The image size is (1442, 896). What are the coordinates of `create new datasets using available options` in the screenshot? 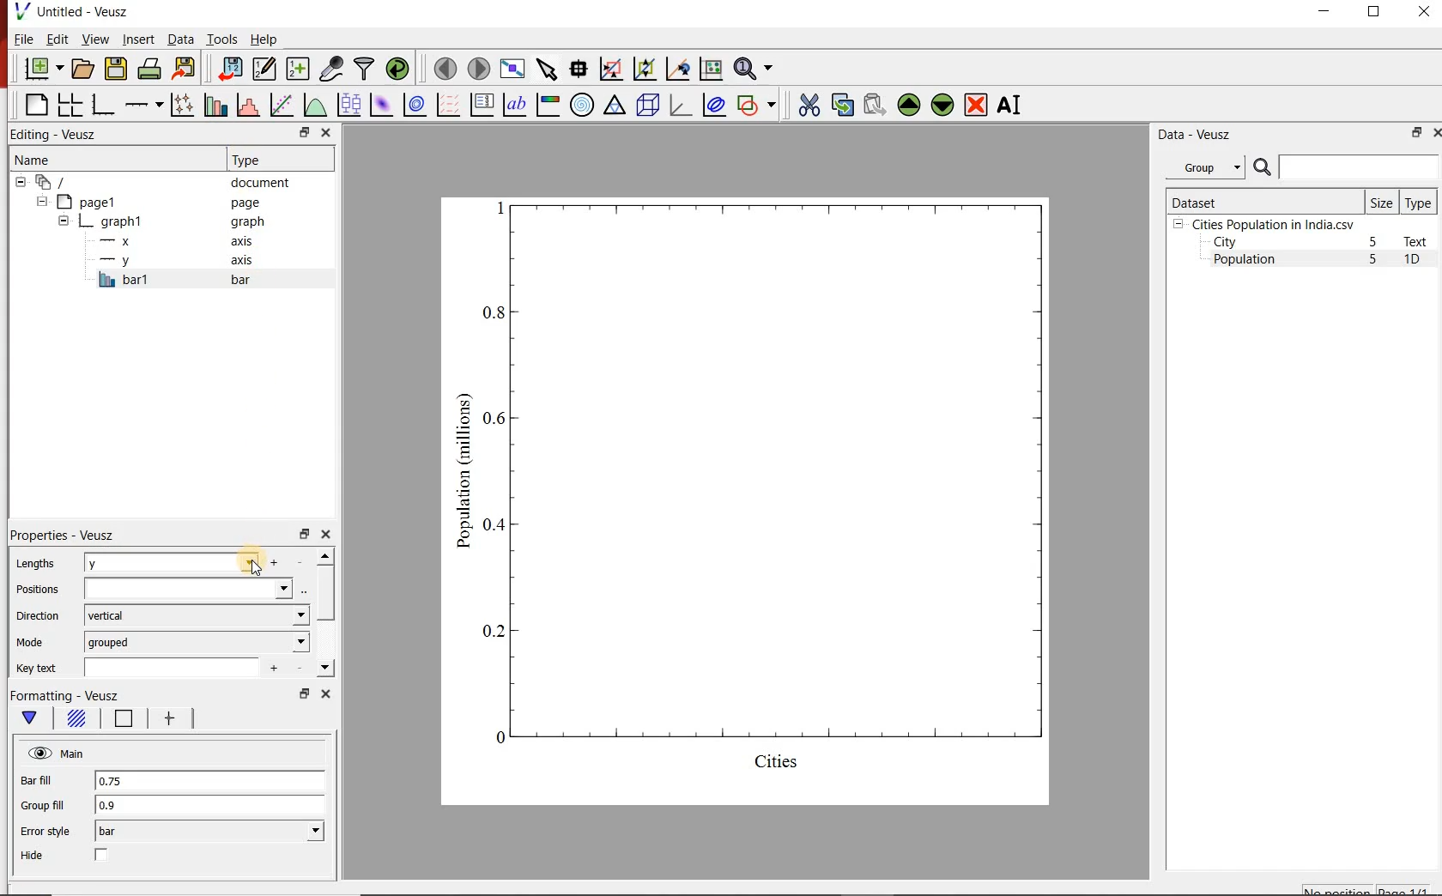 It's located at (295, 69).